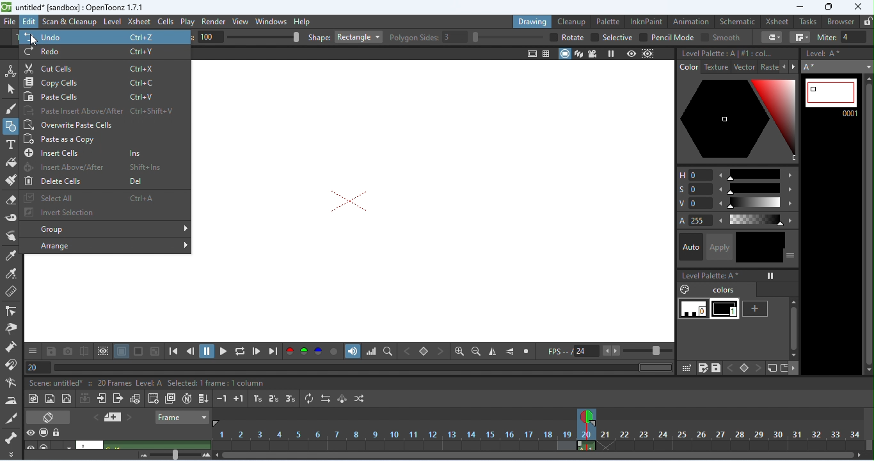  I want to click on lock toggle all, so click(58, 433).